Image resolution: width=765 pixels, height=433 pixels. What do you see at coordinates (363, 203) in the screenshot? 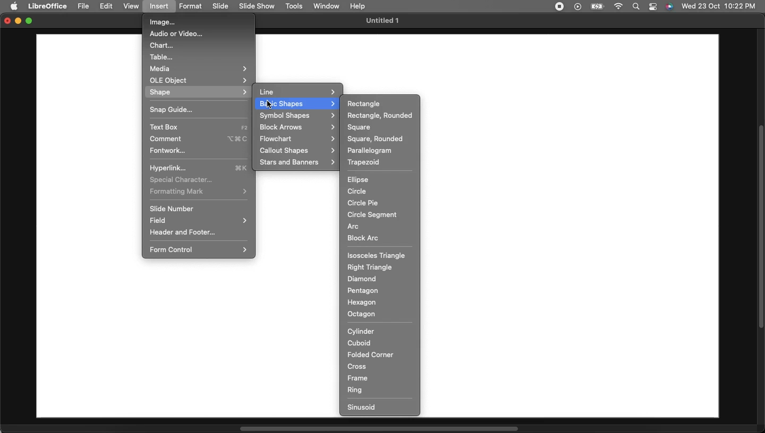
I see `Circle pie` at bounding box center [363, 203].